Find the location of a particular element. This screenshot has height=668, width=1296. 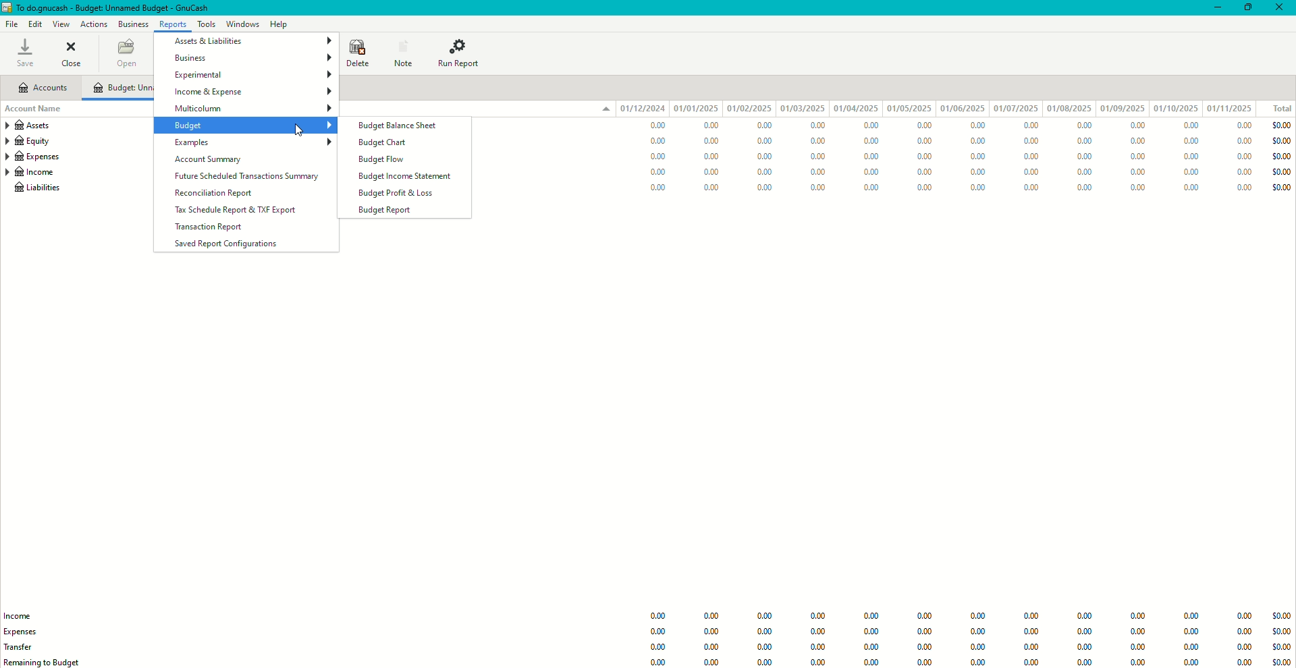

0.00 is located at coordinates (1027, 125).